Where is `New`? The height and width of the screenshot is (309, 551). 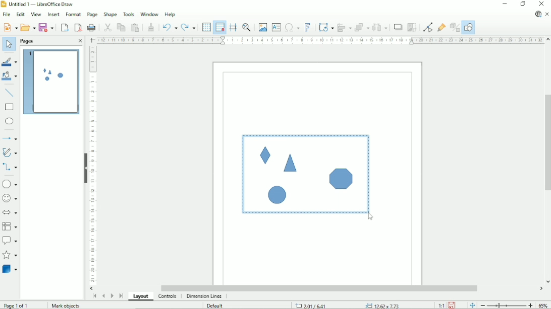
New is located at coordinates (10, 27).